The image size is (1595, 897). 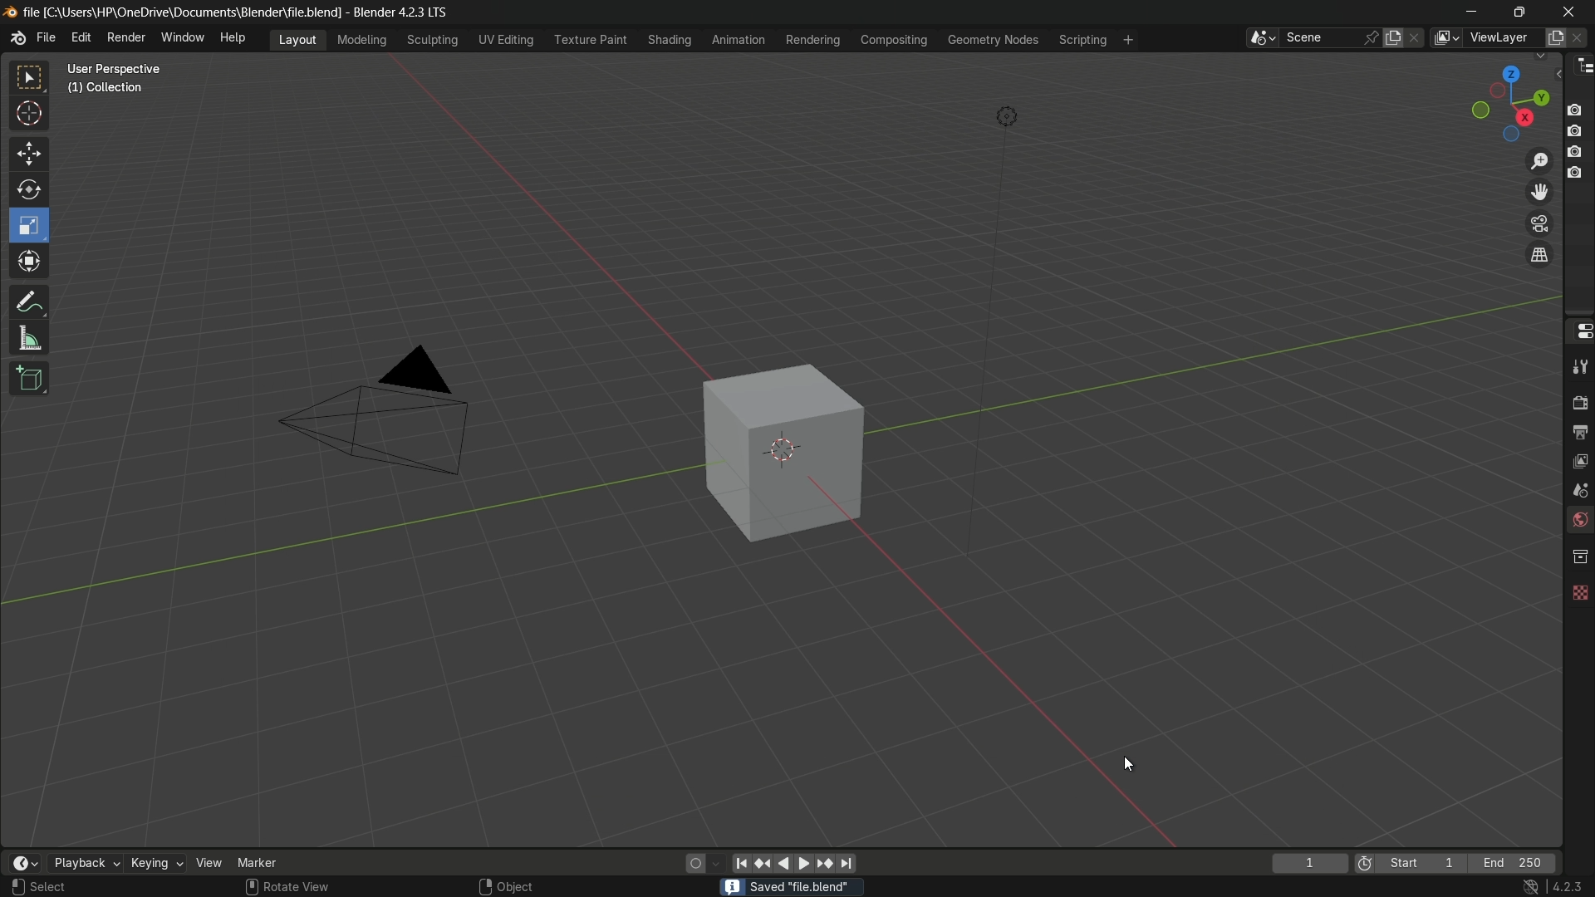 What do you see at coordinates (1581, 37) in the screenshot?
I see `remove view layer` at bounding box center [1581, 37].